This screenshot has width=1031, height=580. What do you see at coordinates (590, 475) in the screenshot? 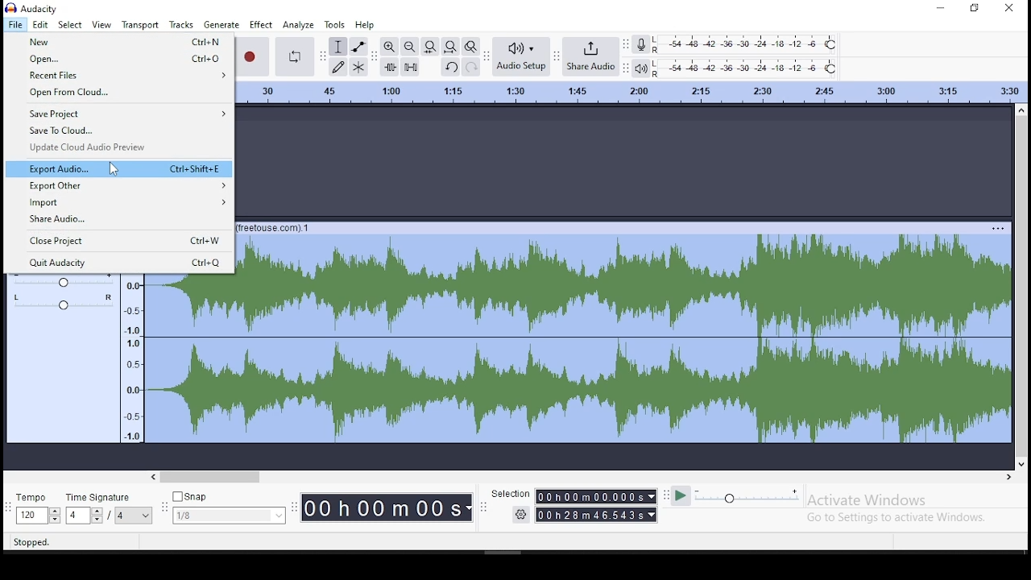
I see `scroll bar` at bounding box center [590, 475].